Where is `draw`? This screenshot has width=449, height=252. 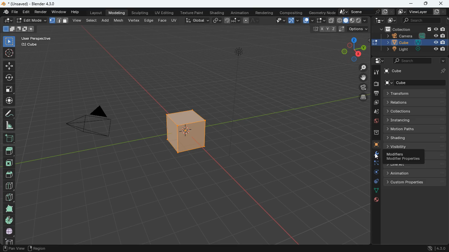
draw is located at coordinates (252, 20).